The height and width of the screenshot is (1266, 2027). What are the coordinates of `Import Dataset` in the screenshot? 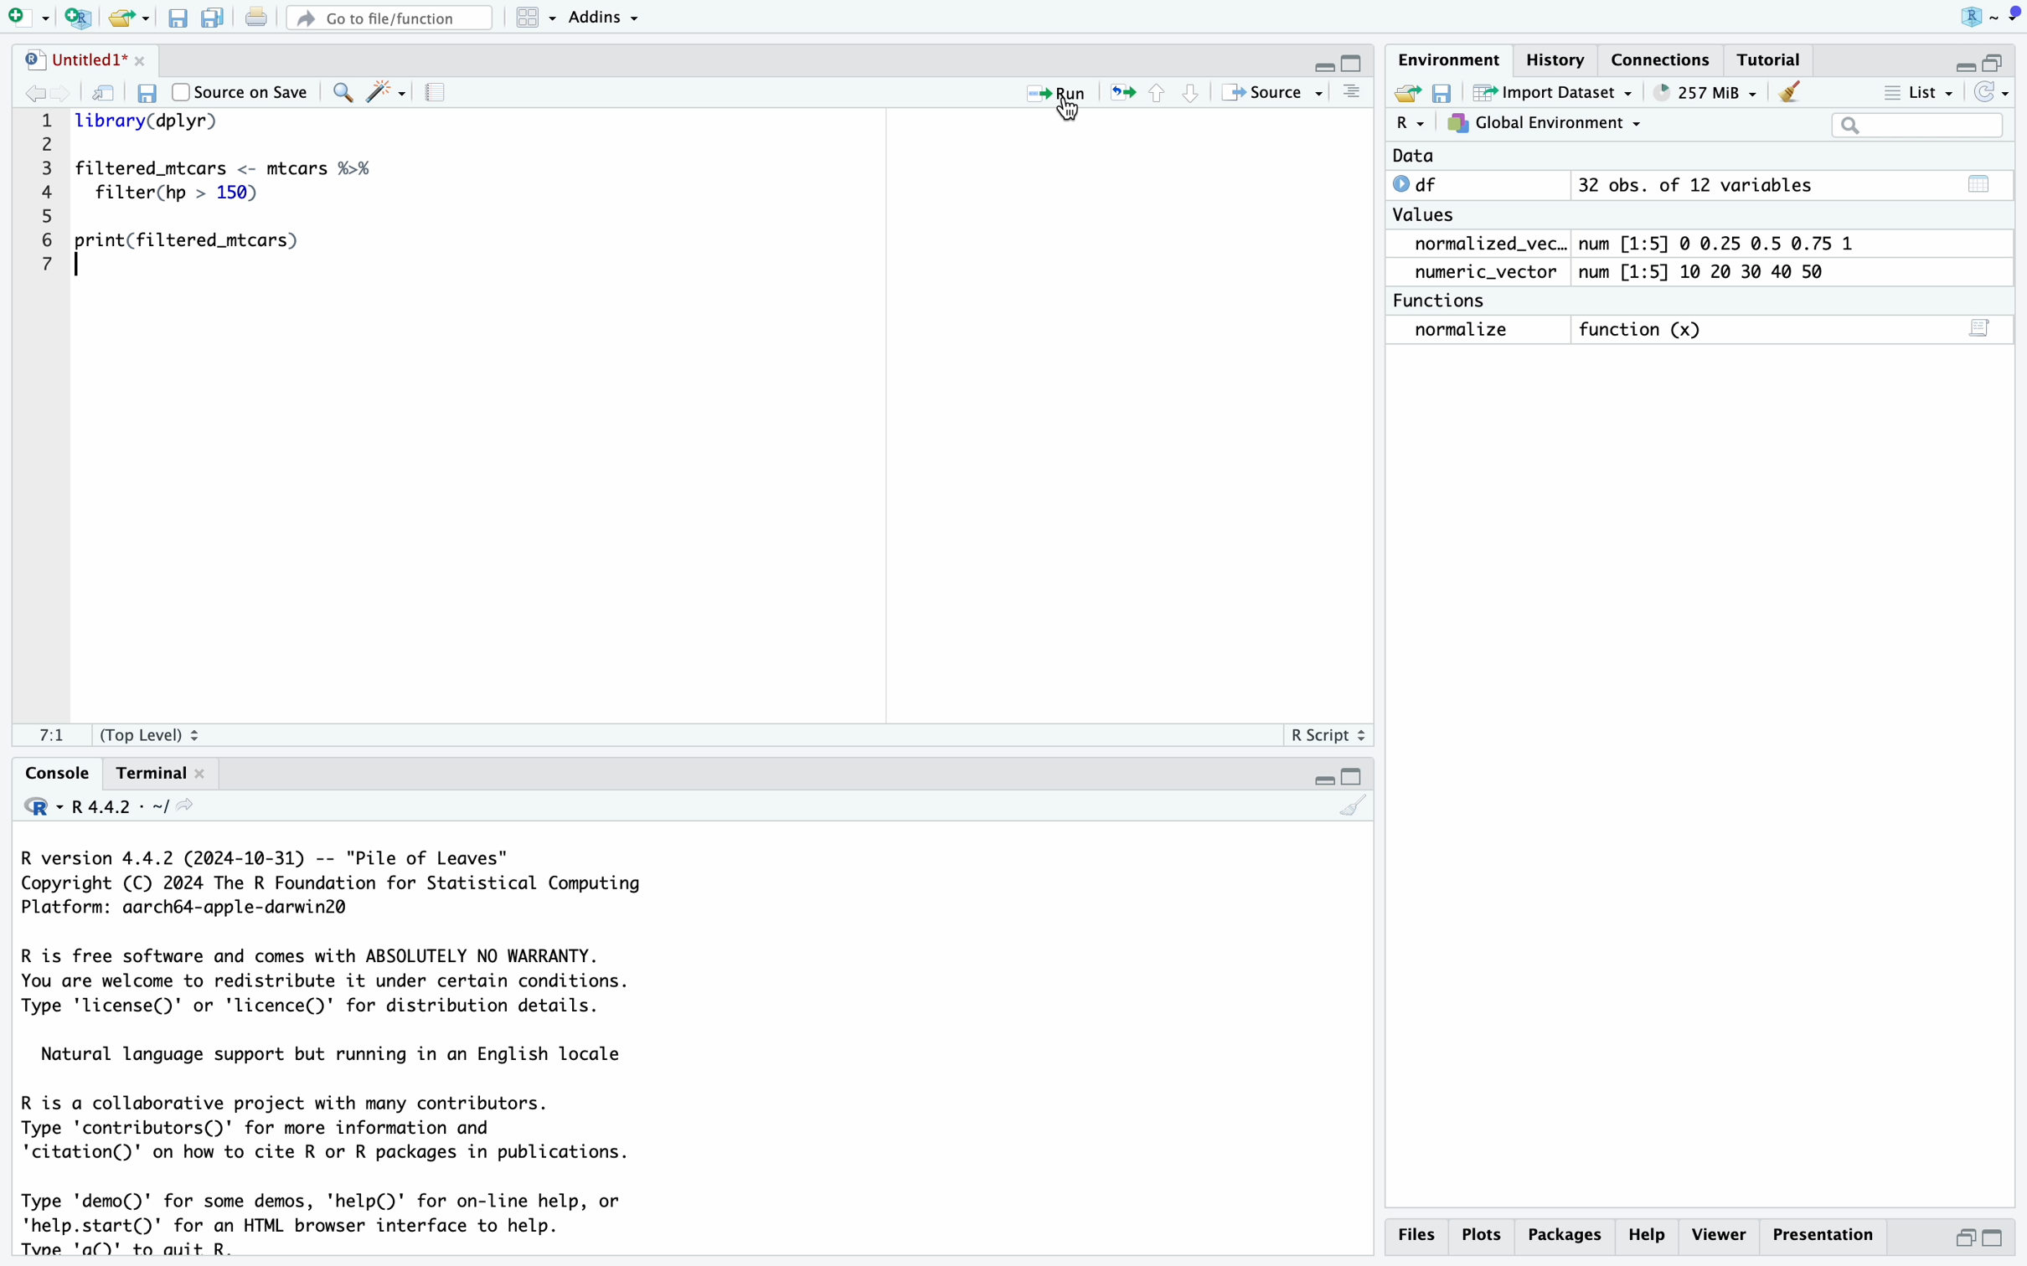 It's located at (1556, 92).